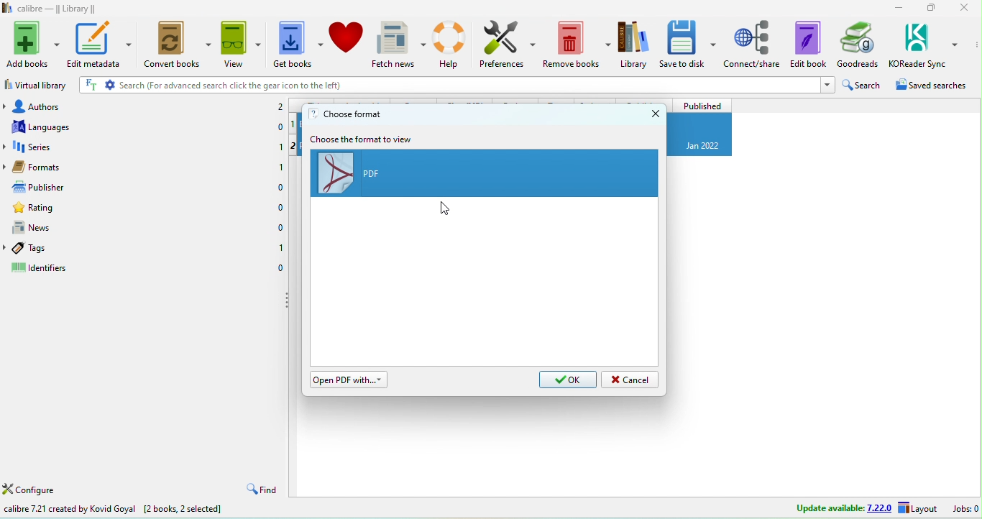 The height and width of the screenshot is (519, 982). What do you see at coordinates (57, 127) in the screenshot?
I see `languages` at bounding box center [57, 127].